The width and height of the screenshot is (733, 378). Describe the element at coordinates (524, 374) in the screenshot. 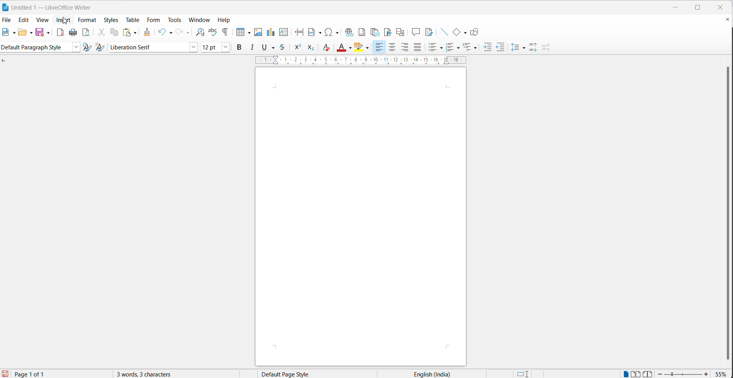

I see `standard selection` at that location.